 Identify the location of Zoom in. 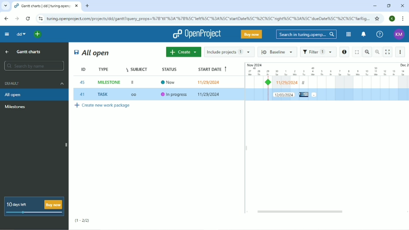
(377, 52).